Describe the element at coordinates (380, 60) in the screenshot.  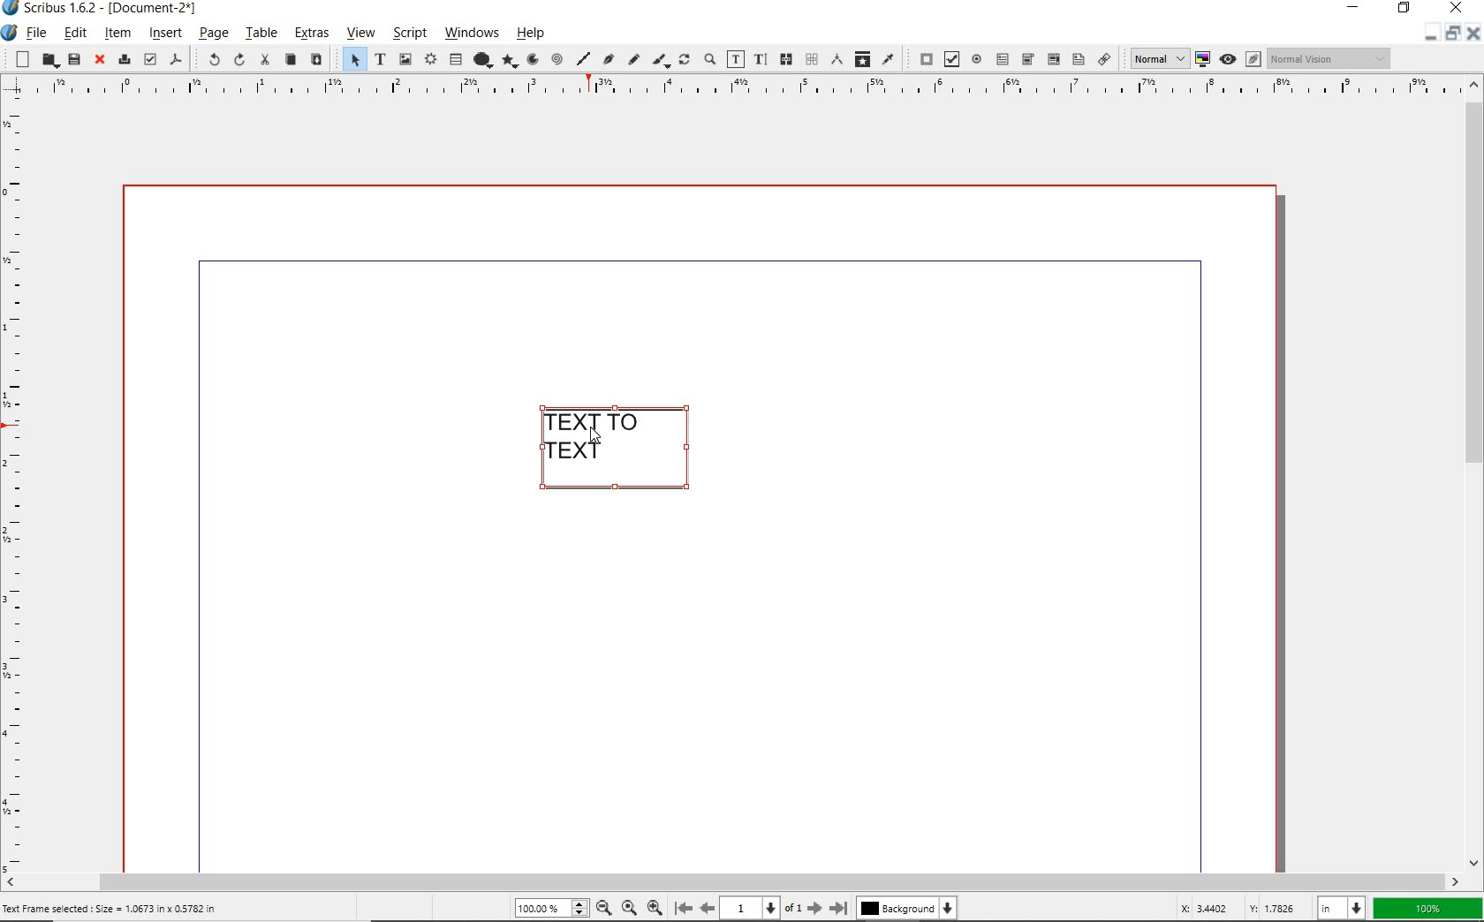
I see `text frame` at that location.